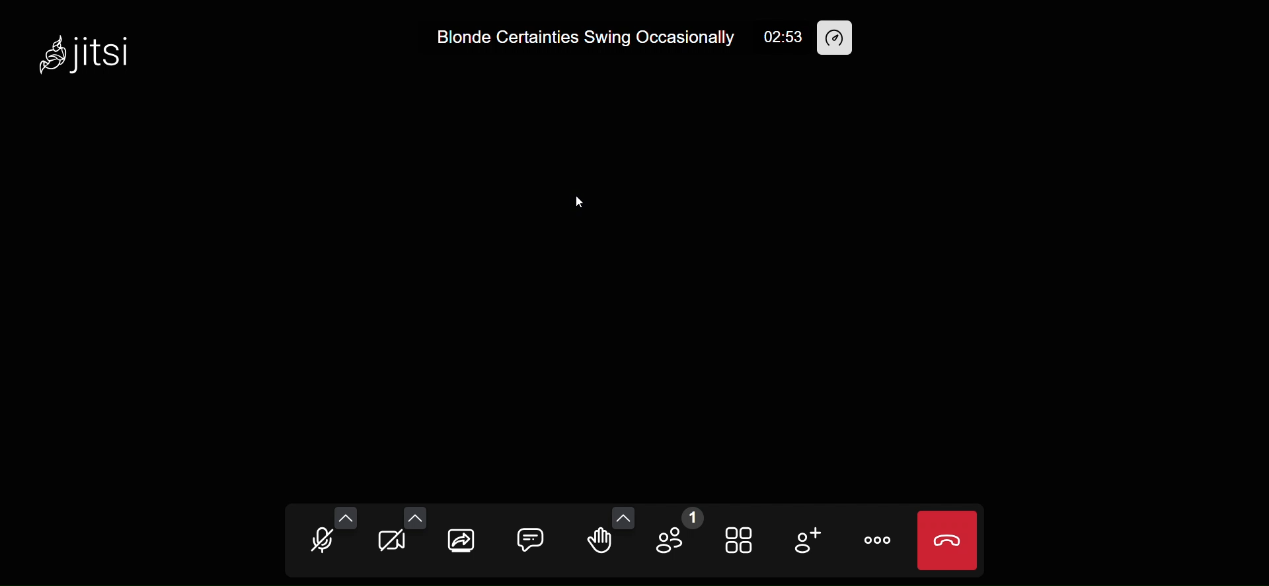 This screenshot has height=586, width=1269. What do you see at coordinates (783, 37) in the screenshot?
I see `02:53` at bounding box center [783, 37].